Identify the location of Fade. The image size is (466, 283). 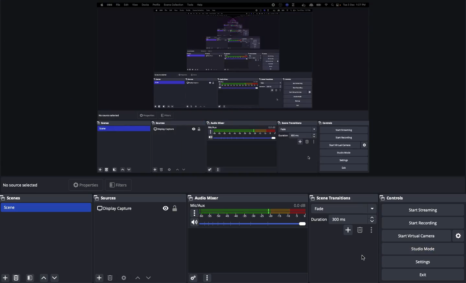
(344, 208).